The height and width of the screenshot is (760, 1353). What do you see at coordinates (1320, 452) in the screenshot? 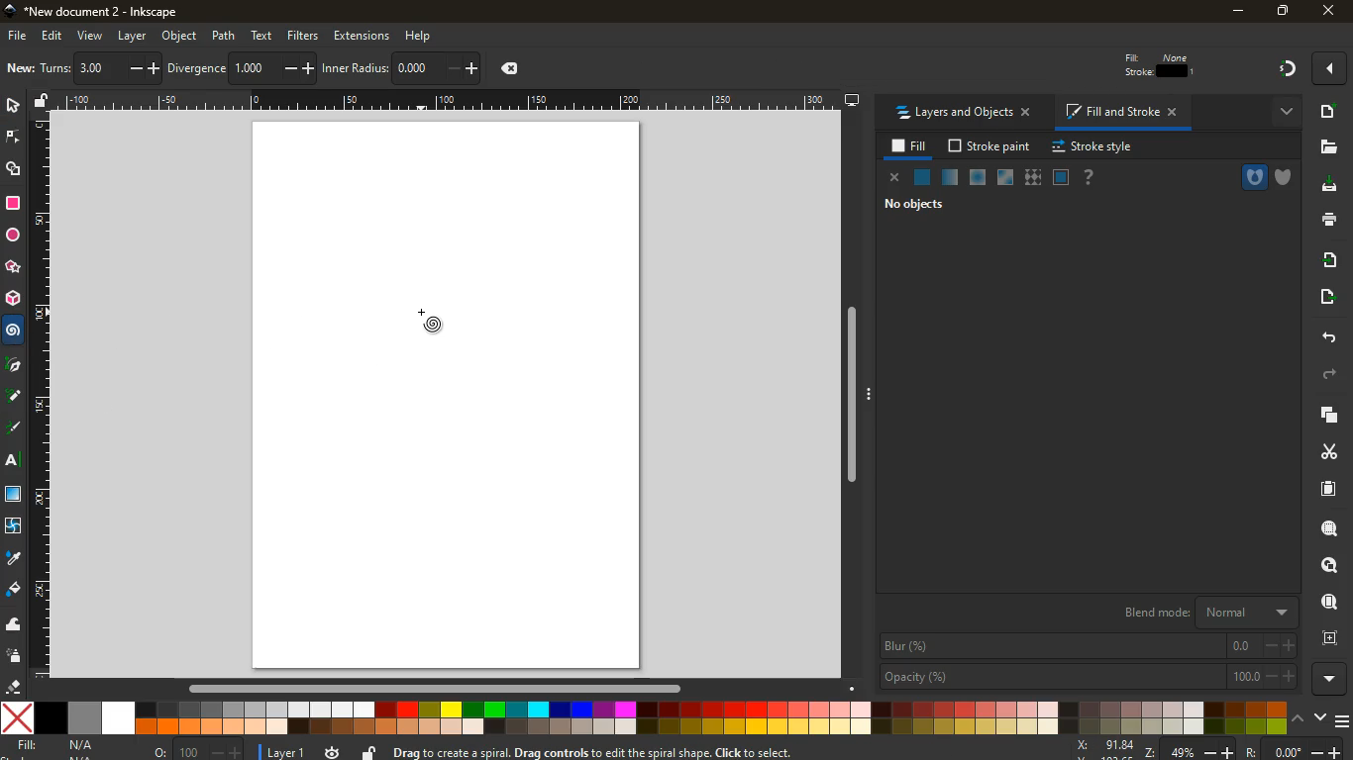
I see `cut` at bounding box center [1320, 452].